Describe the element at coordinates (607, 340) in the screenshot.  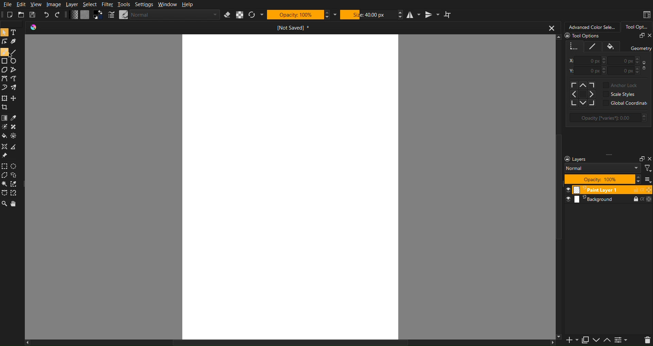
I see `Up` at that location.